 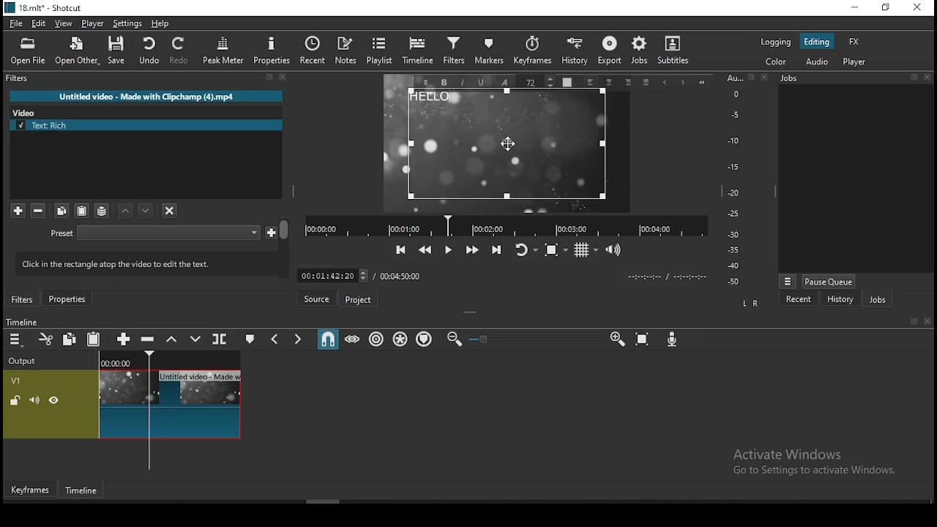 I want to click on Font Style, so click(x=504, y=81).